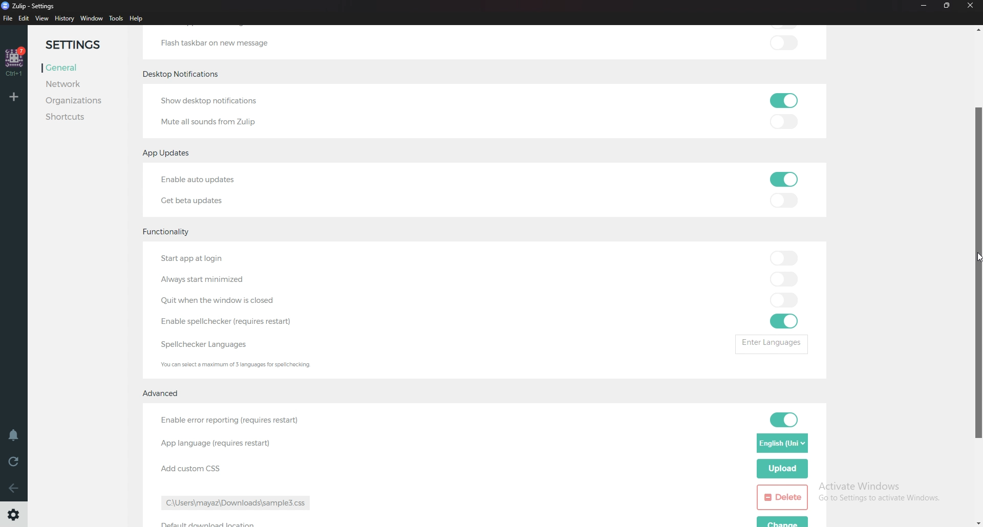 Image resolution: width=983 pixels, height=527 pixels. I want to click on Enable auto updates, so click(217, 180).